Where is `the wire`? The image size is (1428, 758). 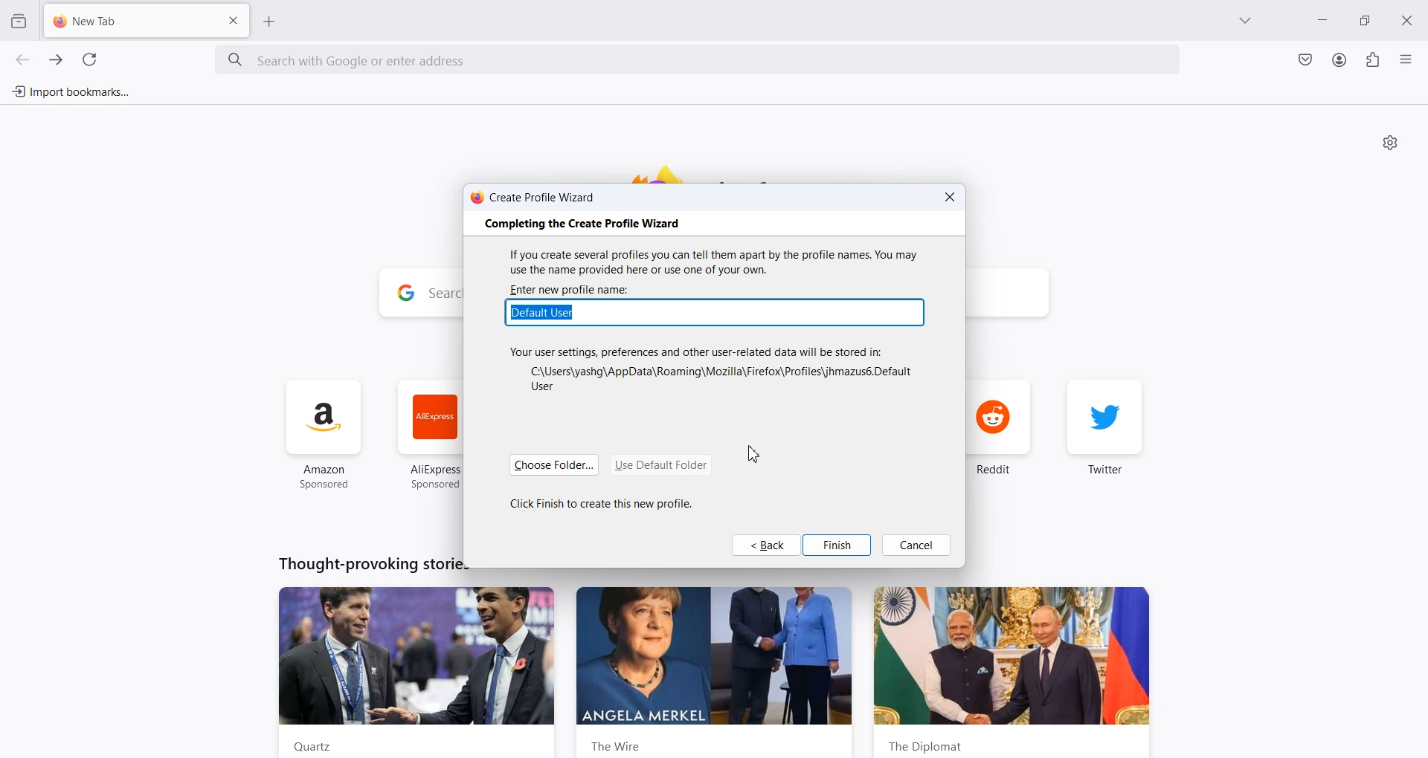 the wire is located at coordinates (715, 672).